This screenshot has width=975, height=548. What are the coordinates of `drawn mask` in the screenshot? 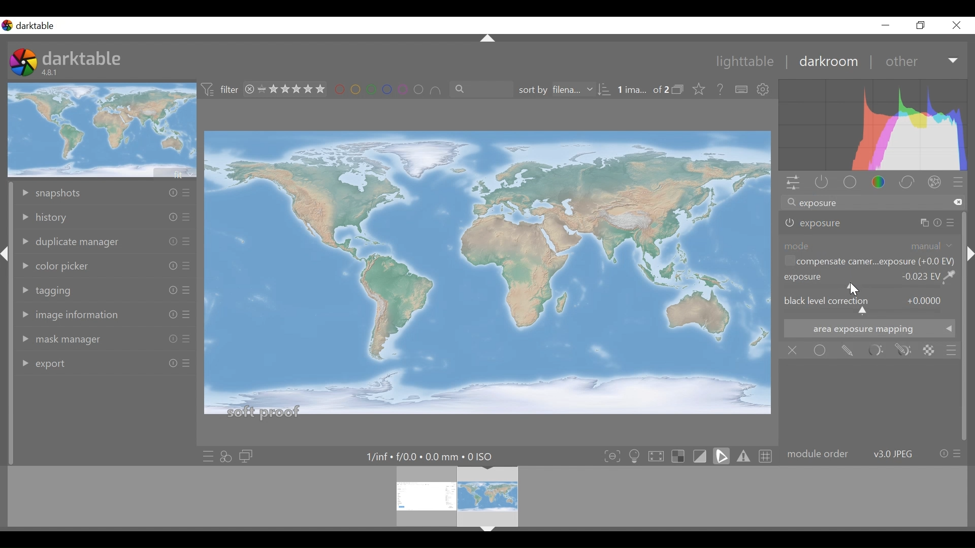 It's located at (847, 351).